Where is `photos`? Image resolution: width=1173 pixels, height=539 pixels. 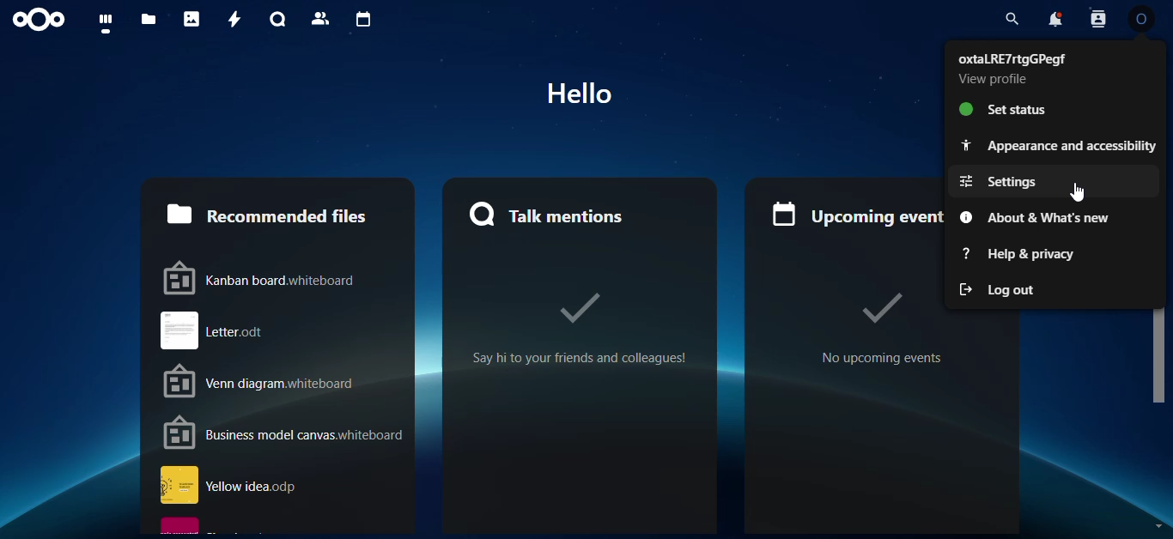
photos is located at coordinates (190, 19).